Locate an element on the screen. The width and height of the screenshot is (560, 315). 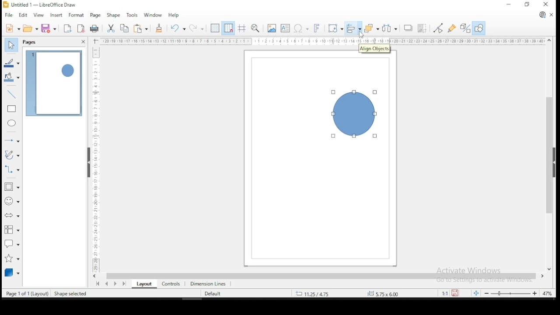
align objects is located at coordinates (374, 48).